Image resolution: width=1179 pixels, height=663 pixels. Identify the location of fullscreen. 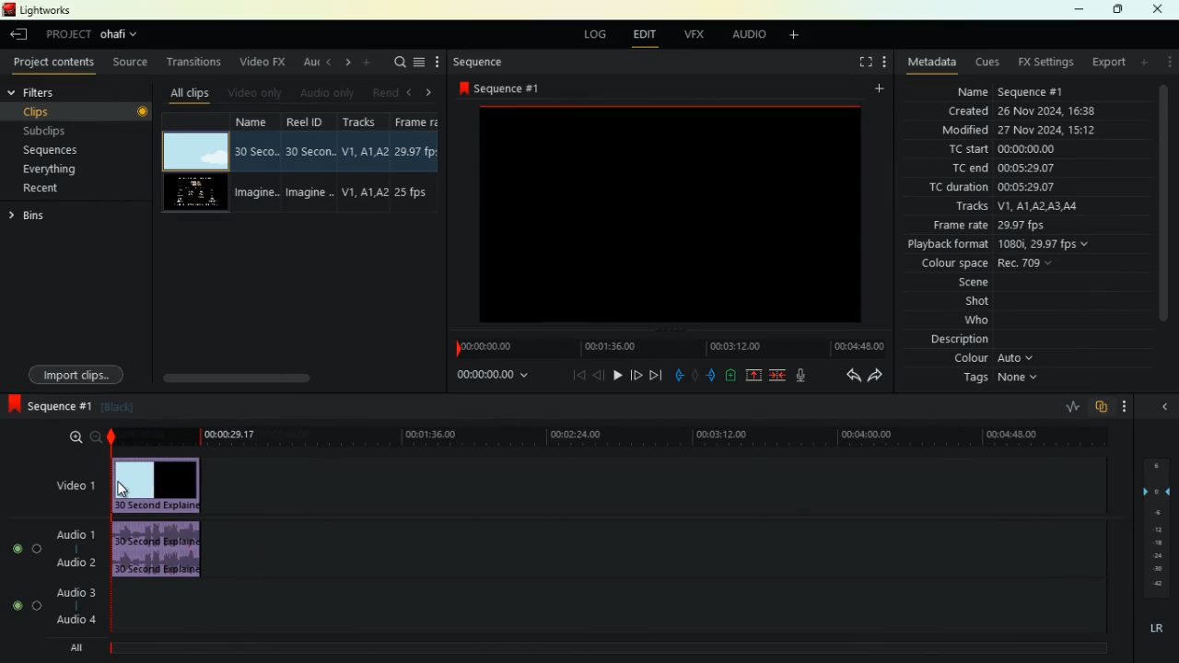
(857, 61).